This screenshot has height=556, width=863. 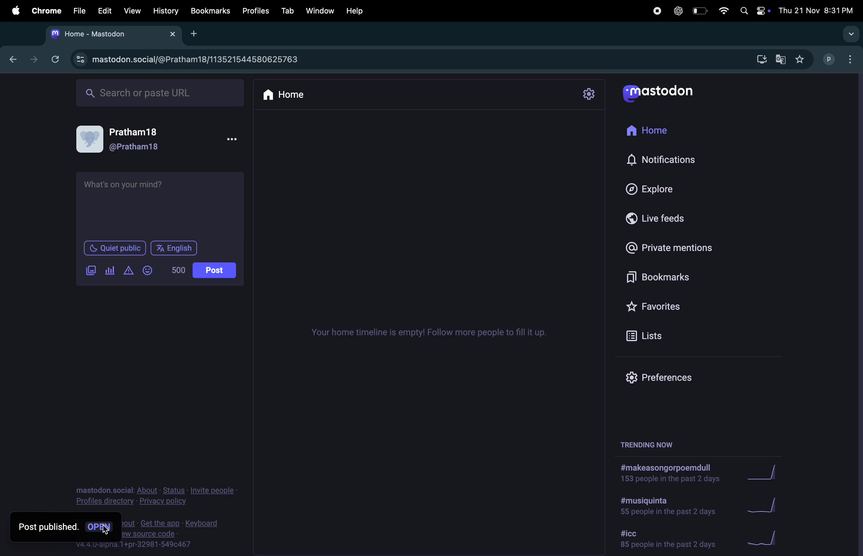 What do you see at coordinates (188, 60) in the screenshot?
I see `mastadon profile url` at bounding box center [188, 60].